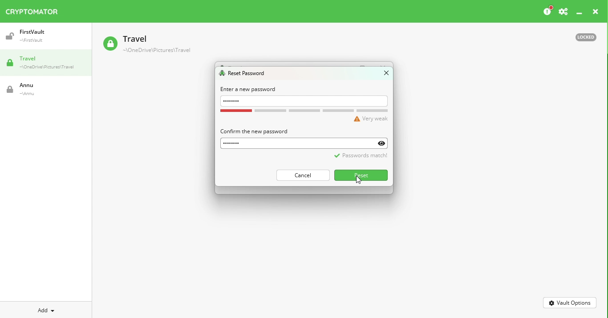  Describe the element at coordinates (563, 12) in the screenshot. I see `Preferences` at that location.